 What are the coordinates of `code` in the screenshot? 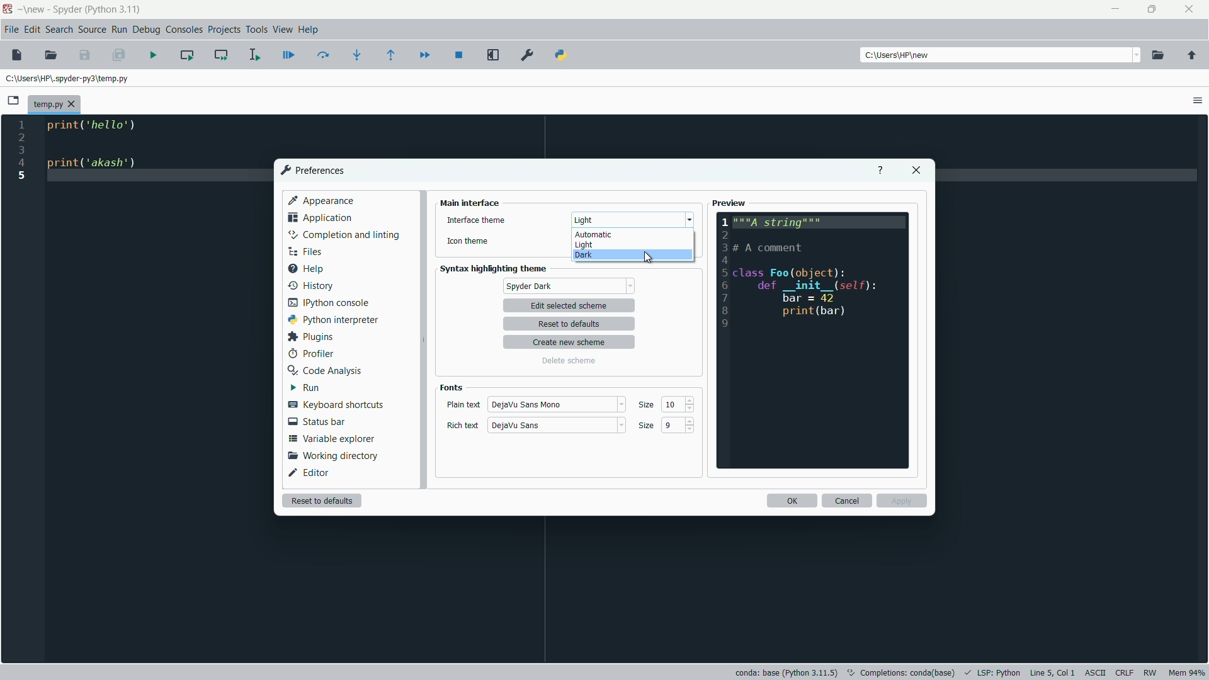 It's located at (99, 147).